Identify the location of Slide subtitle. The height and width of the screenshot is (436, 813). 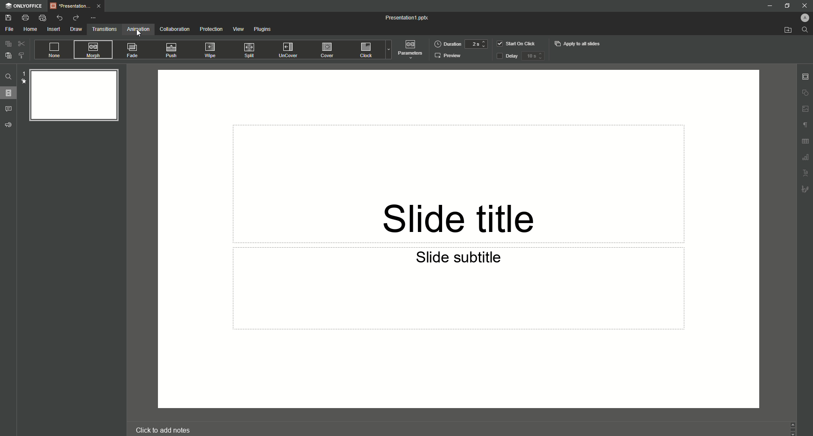
(460, 260).